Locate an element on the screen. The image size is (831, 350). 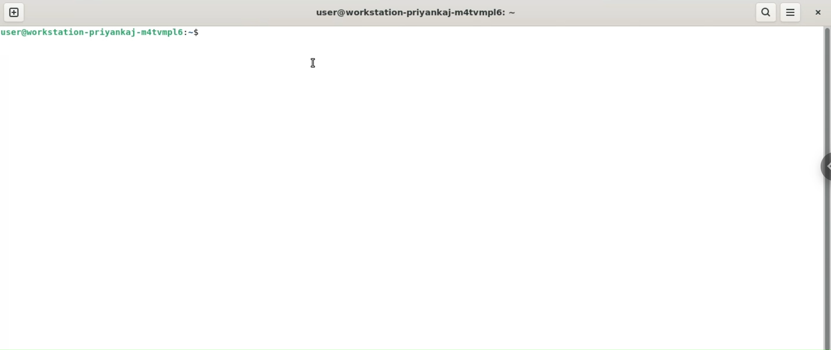
search is located at coordinates (766, 12).